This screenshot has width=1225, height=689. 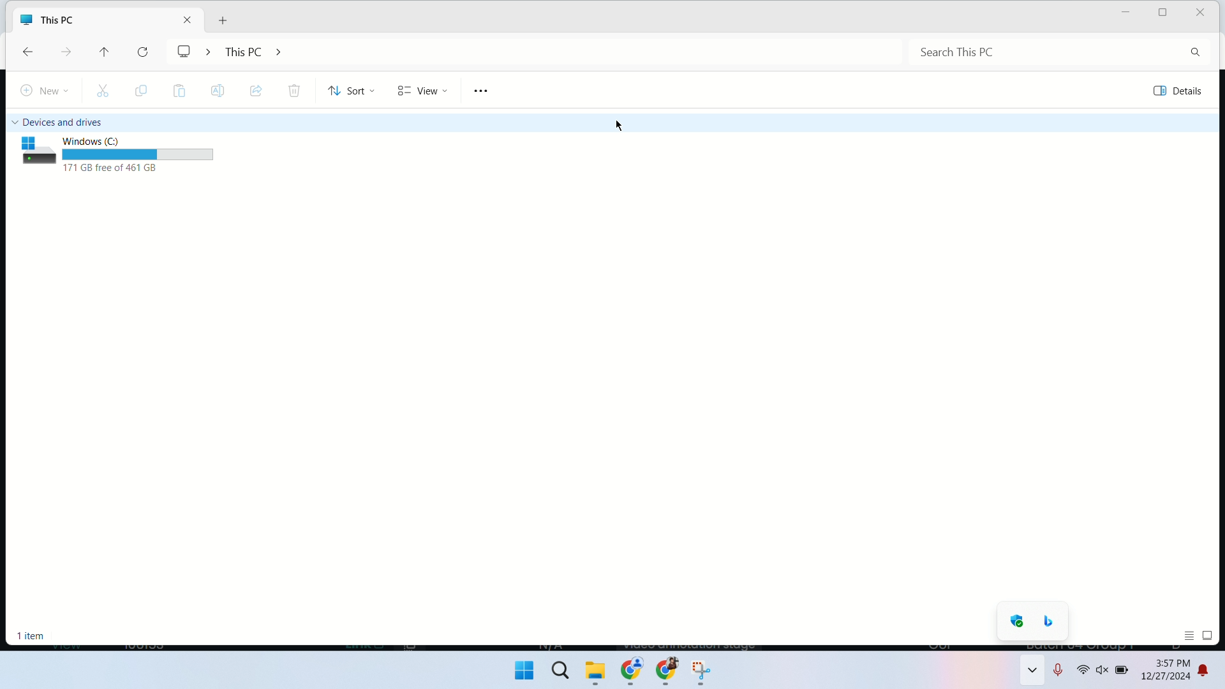 What do you see at coordinates (187, 20) in the screenshot?
I see `close tab` at bounding box center [187, 20].